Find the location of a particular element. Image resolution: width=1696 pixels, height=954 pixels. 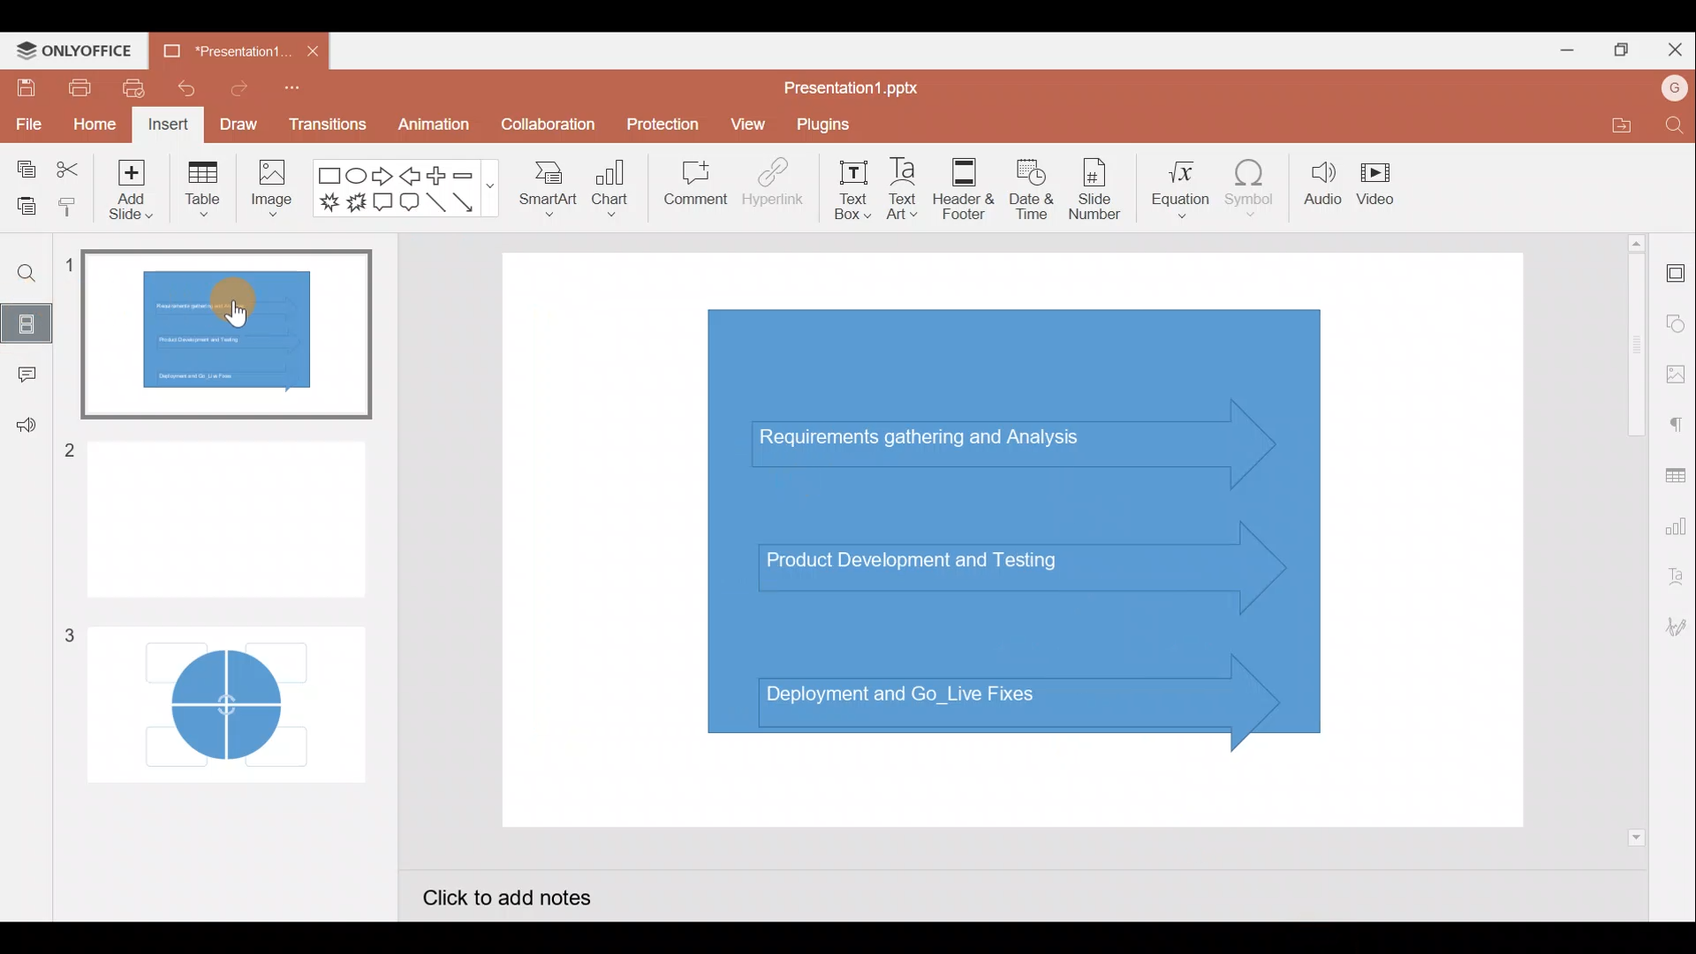

Click to add notes is located at coordinates (519, 894).